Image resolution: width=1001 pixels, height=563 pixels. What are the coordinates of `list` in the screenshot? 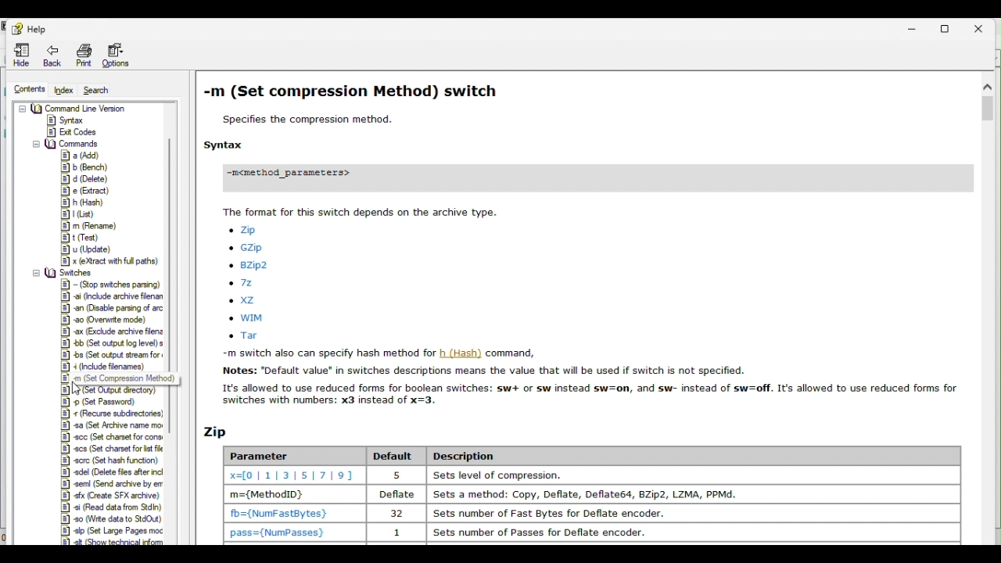 It's located at (83, 213).